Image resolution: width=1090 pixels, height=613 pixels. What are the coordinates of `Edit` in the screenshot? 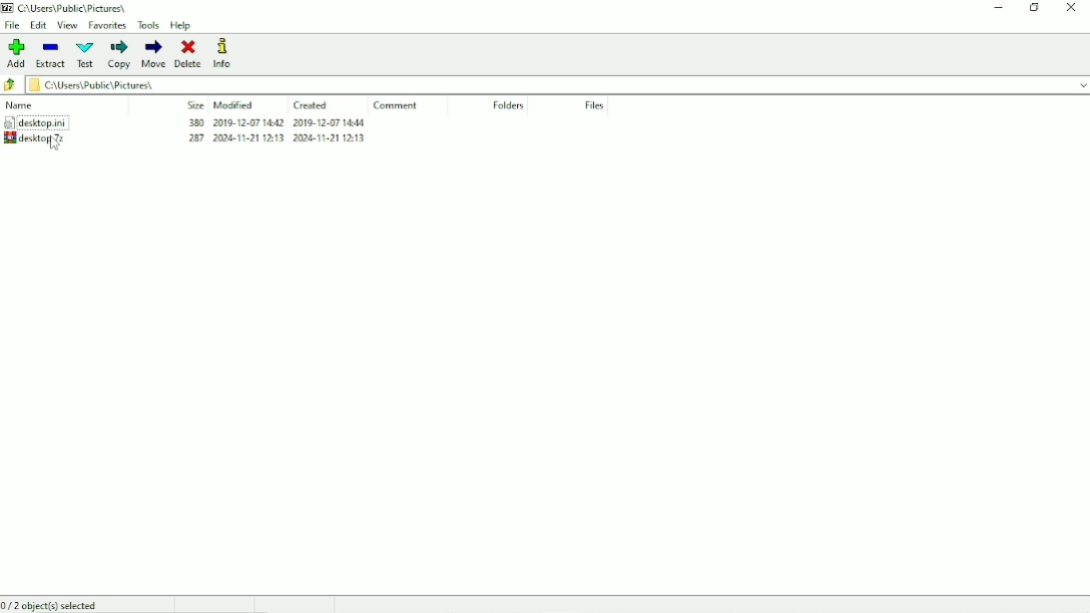 It's located at (39, 25).